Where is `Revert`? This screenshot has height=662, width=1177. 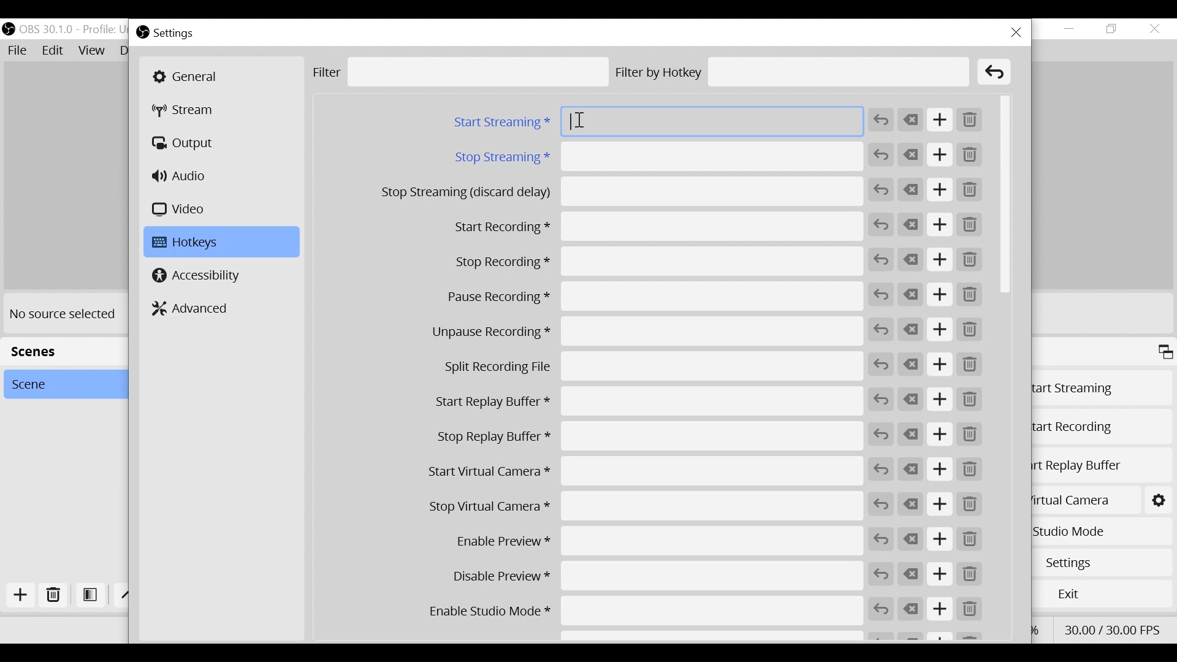 Revert is located at coordinates (881, 190).